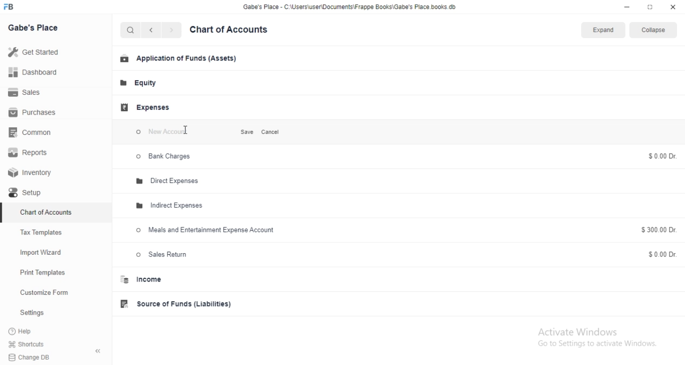  What do you see at coordinates (661, 230) in the screenshot?
I see `$300.00 Dr.` at bounding box center [661, 230].